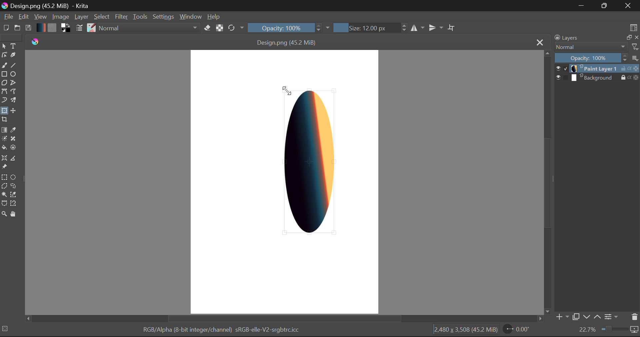 Image resolution: width=640 pixels, height=337 pixels. I want to click on Page Rotation, so click(516, 330).